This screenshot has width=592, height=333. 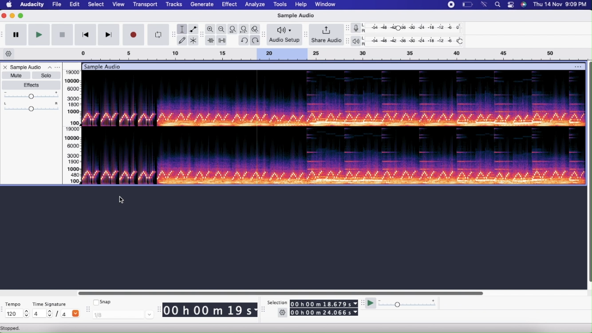 What do you see at coordinates (408, 302) in the screenshot?
I see `Playback Speed` at bounding box center [408, 302].